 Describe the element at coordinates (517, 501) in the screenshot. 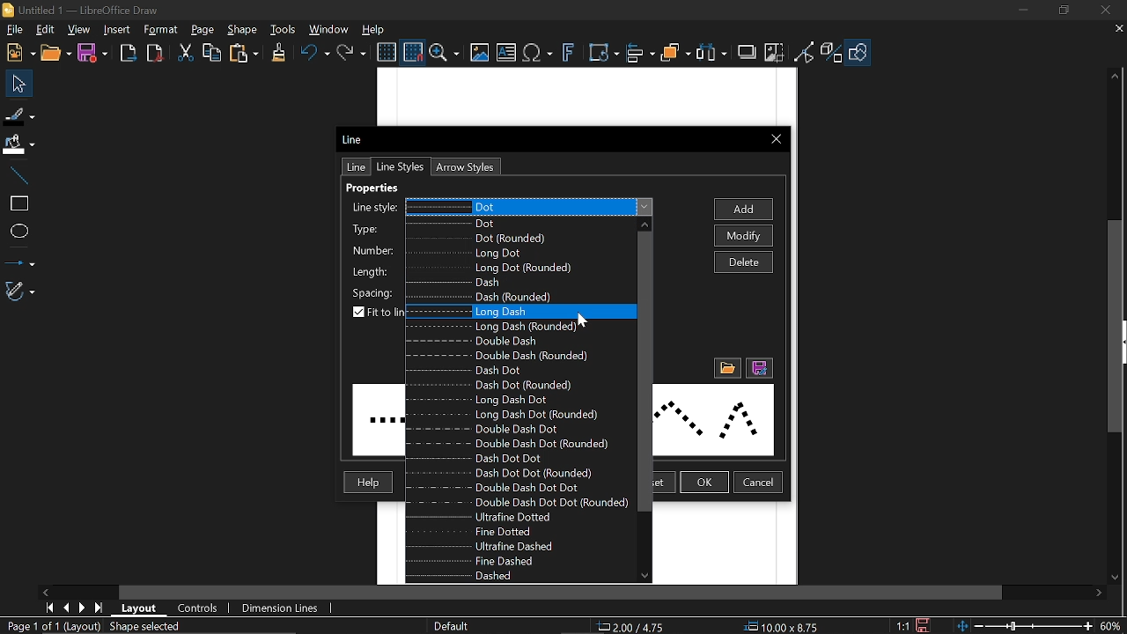

I see `Double dash dot dot (rounded)` at that location.